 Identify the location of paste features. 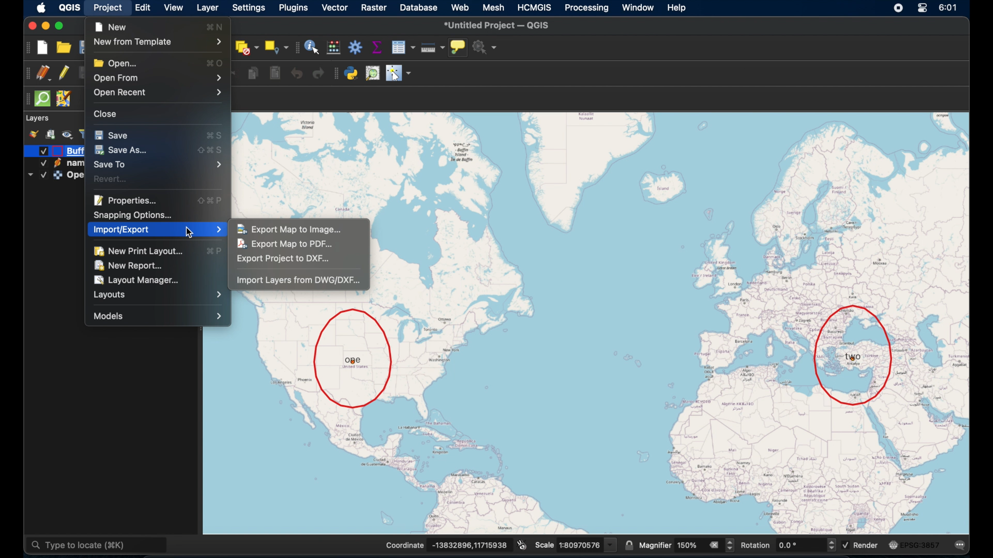
(275, 73).